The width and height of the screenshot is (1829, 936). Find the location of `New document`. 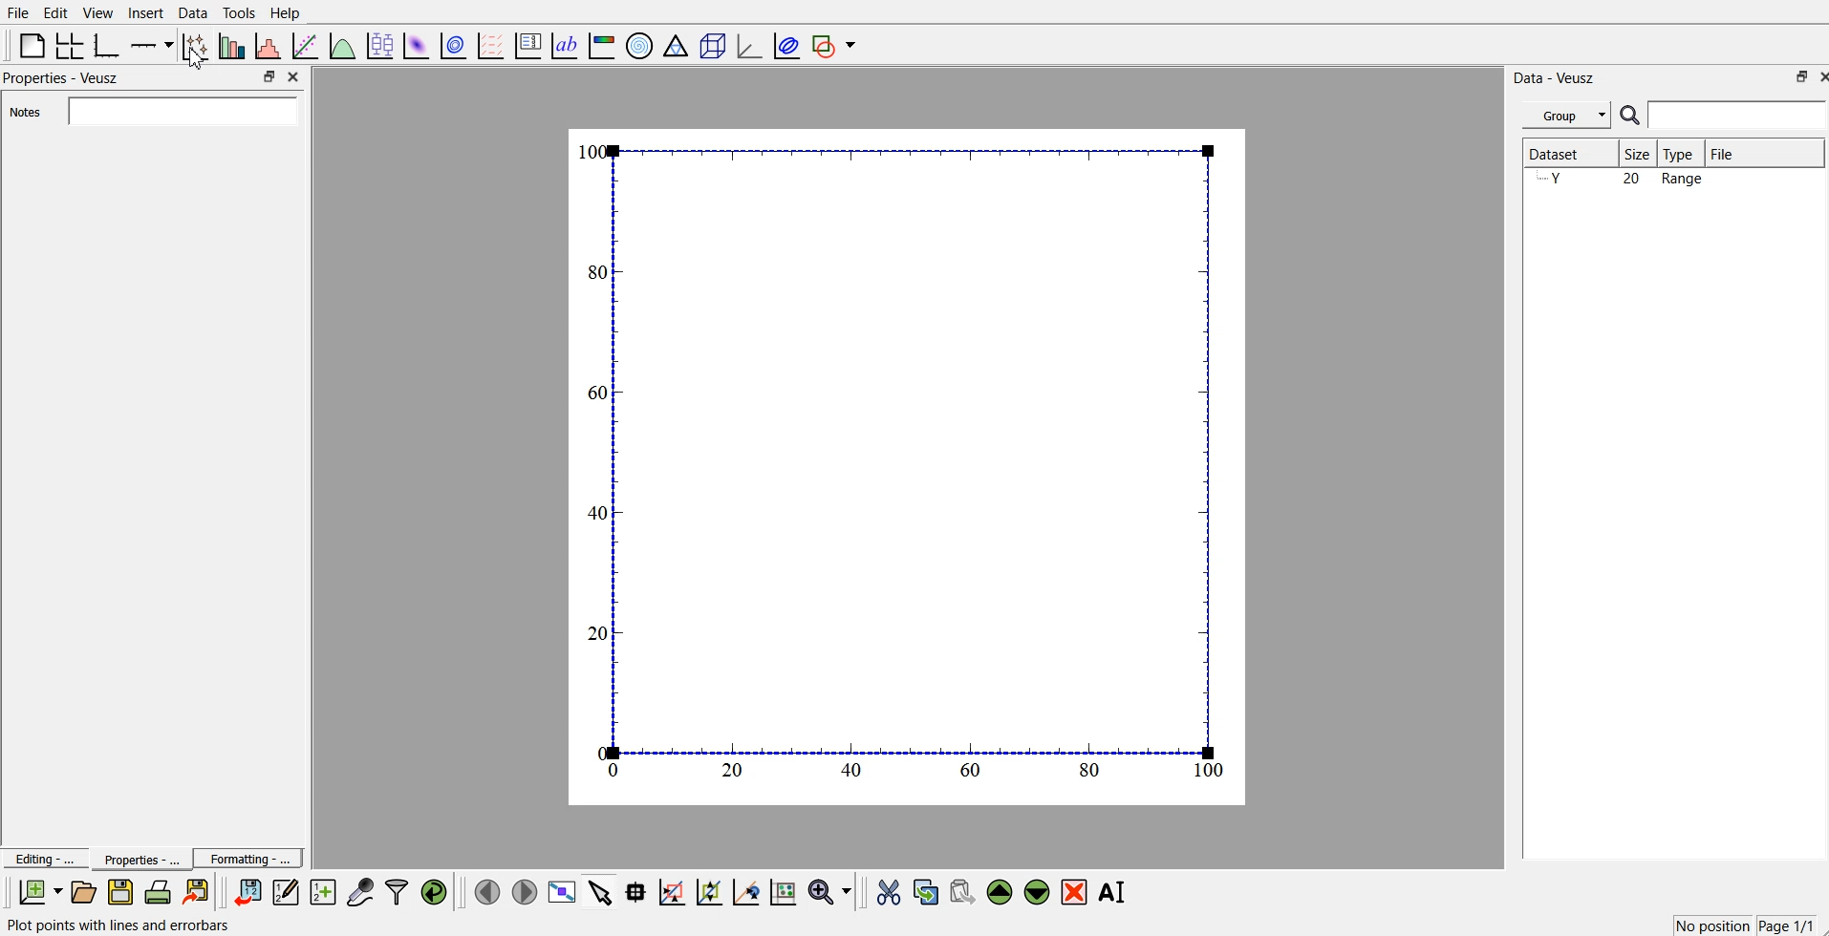

New document is located at coordinates (41, 892).